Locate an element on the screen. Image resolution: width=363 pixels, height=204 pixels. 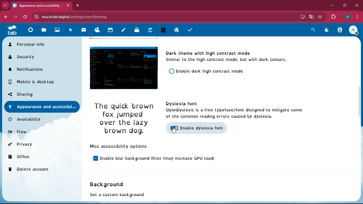
profile is located at coordinates (347, 17).